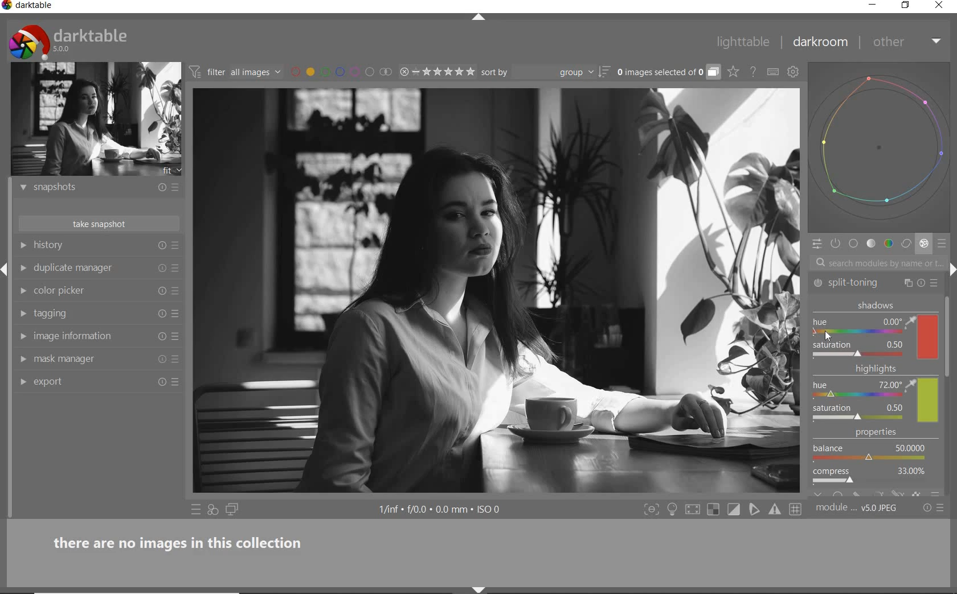  I want to click on reset or preset & preferences, so click(935, 508).